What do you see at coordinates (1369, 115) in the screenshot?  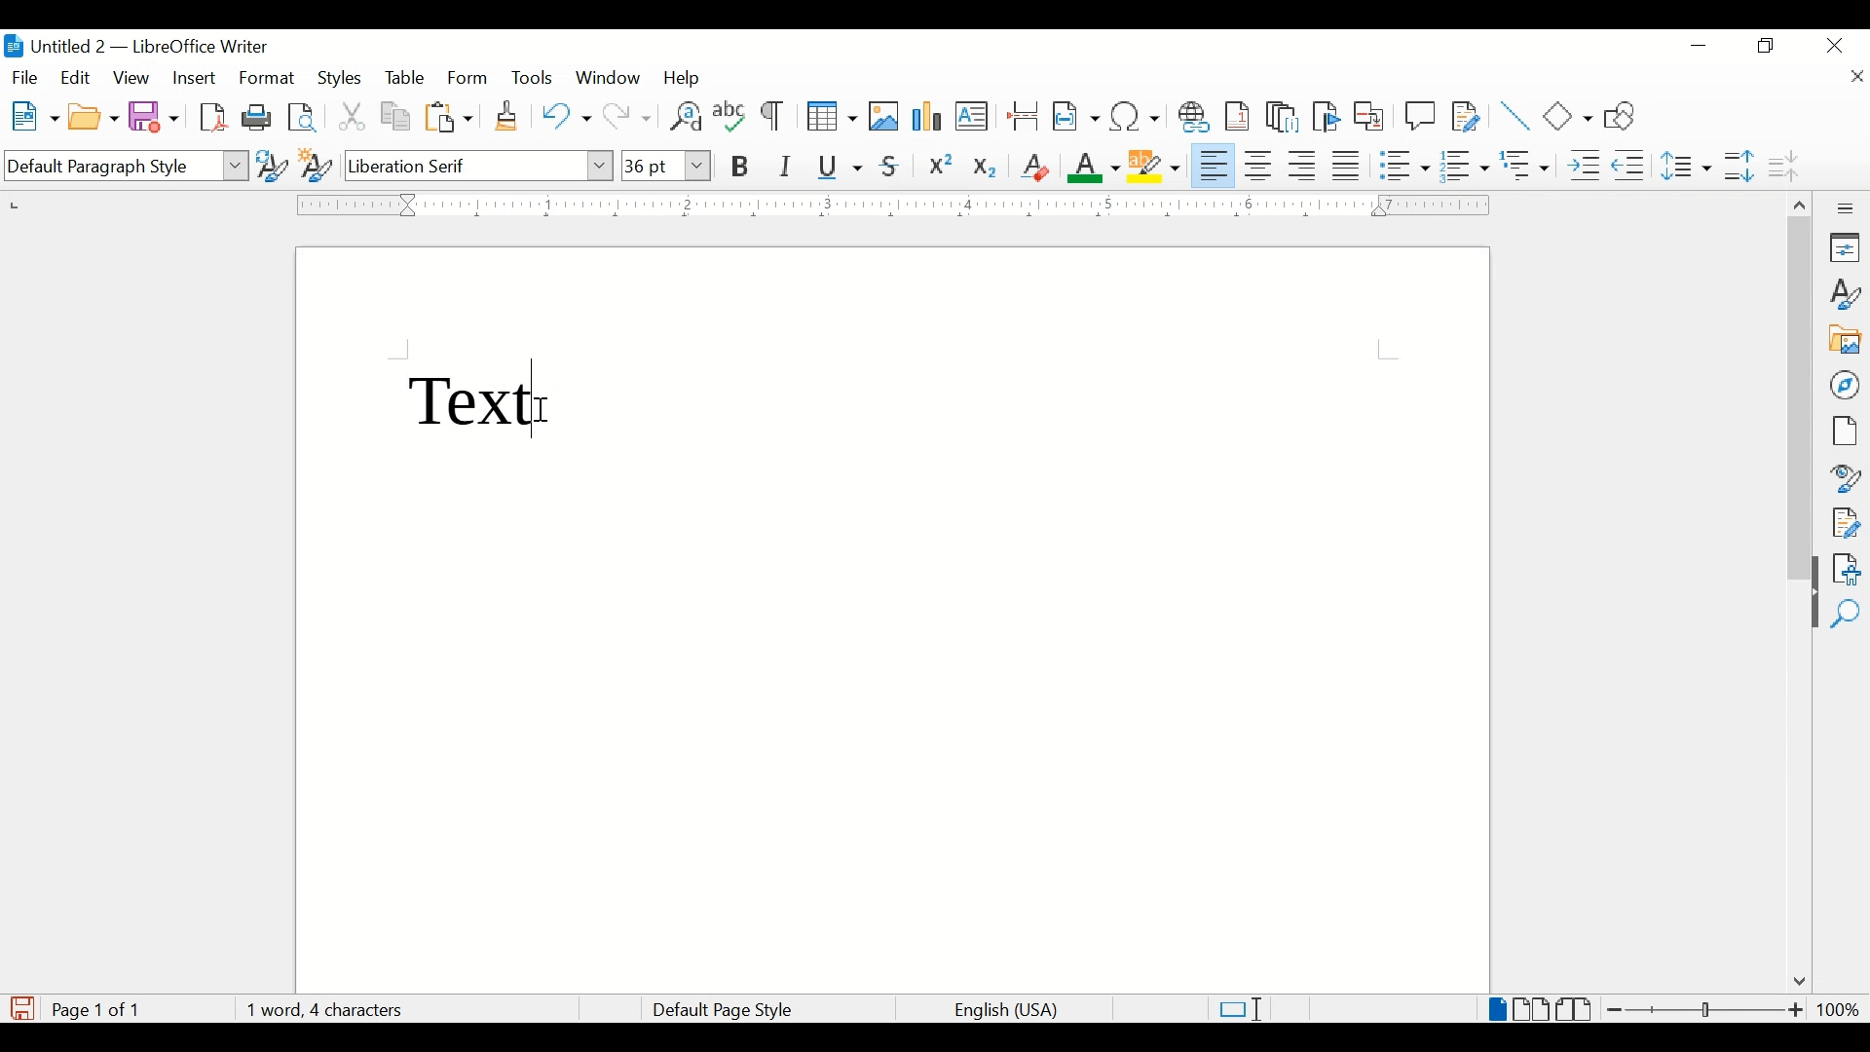 I see `insert cross-reference` at bounding box center [1369, 115].